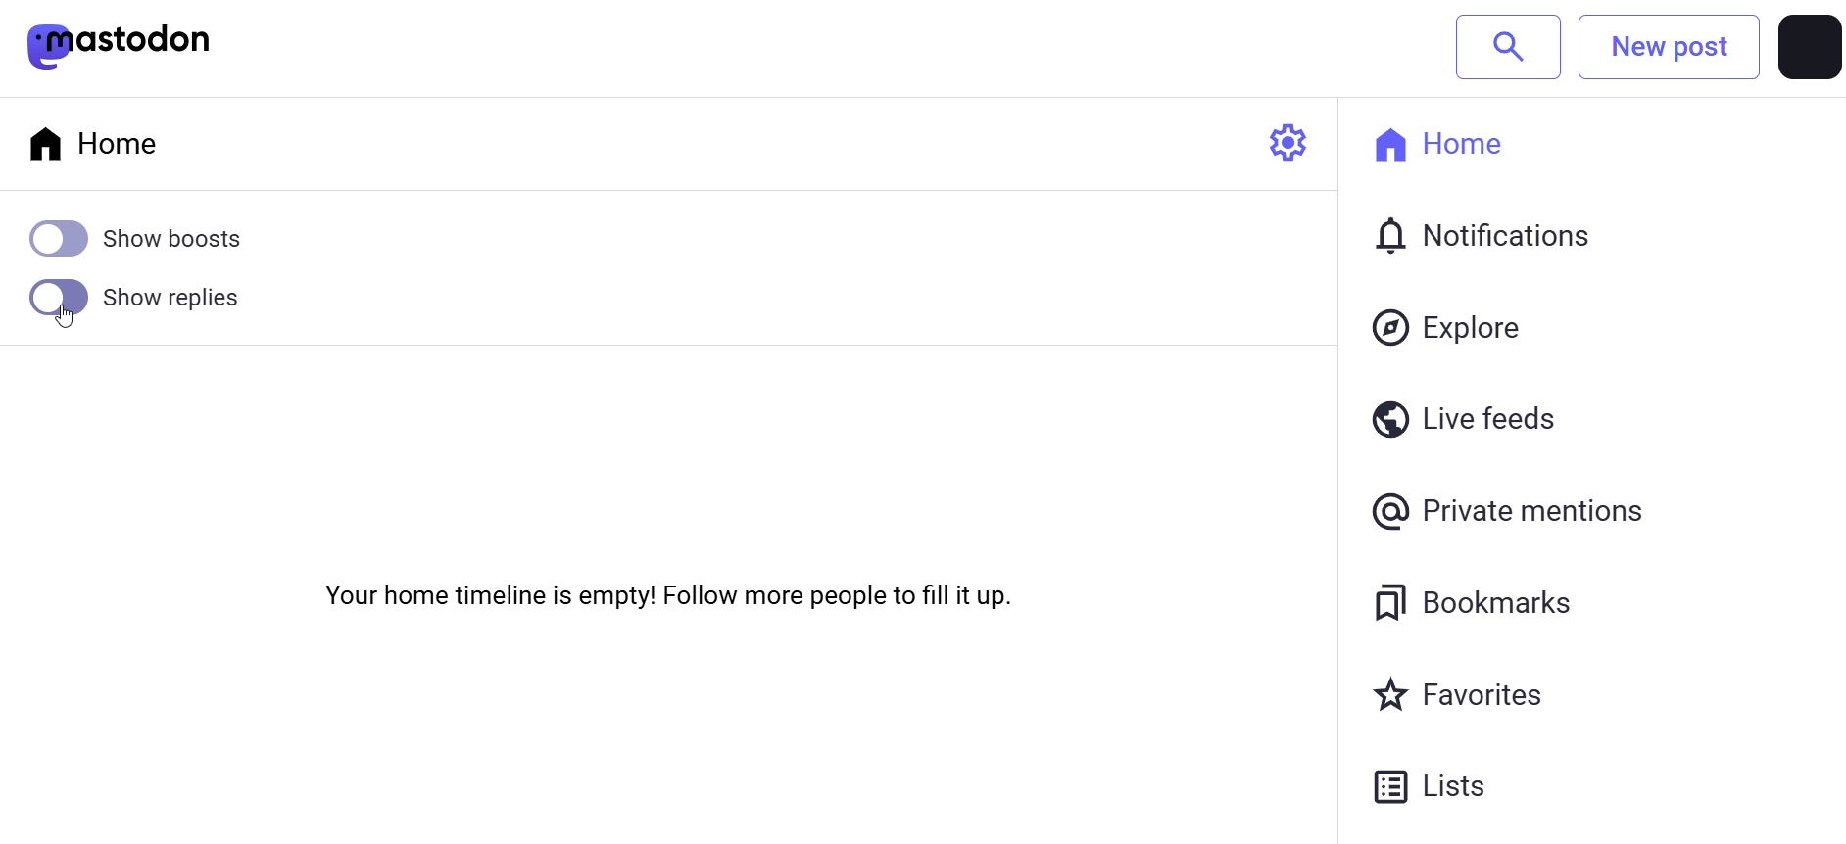 The height and width of the screenshot is (844, 1846). I want to click on bookmarks, so click(1479, 605).